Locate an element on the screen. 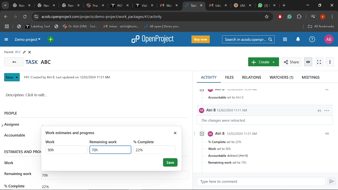 The image size is (338, 190). Profile is located at coordinates (322, 17).